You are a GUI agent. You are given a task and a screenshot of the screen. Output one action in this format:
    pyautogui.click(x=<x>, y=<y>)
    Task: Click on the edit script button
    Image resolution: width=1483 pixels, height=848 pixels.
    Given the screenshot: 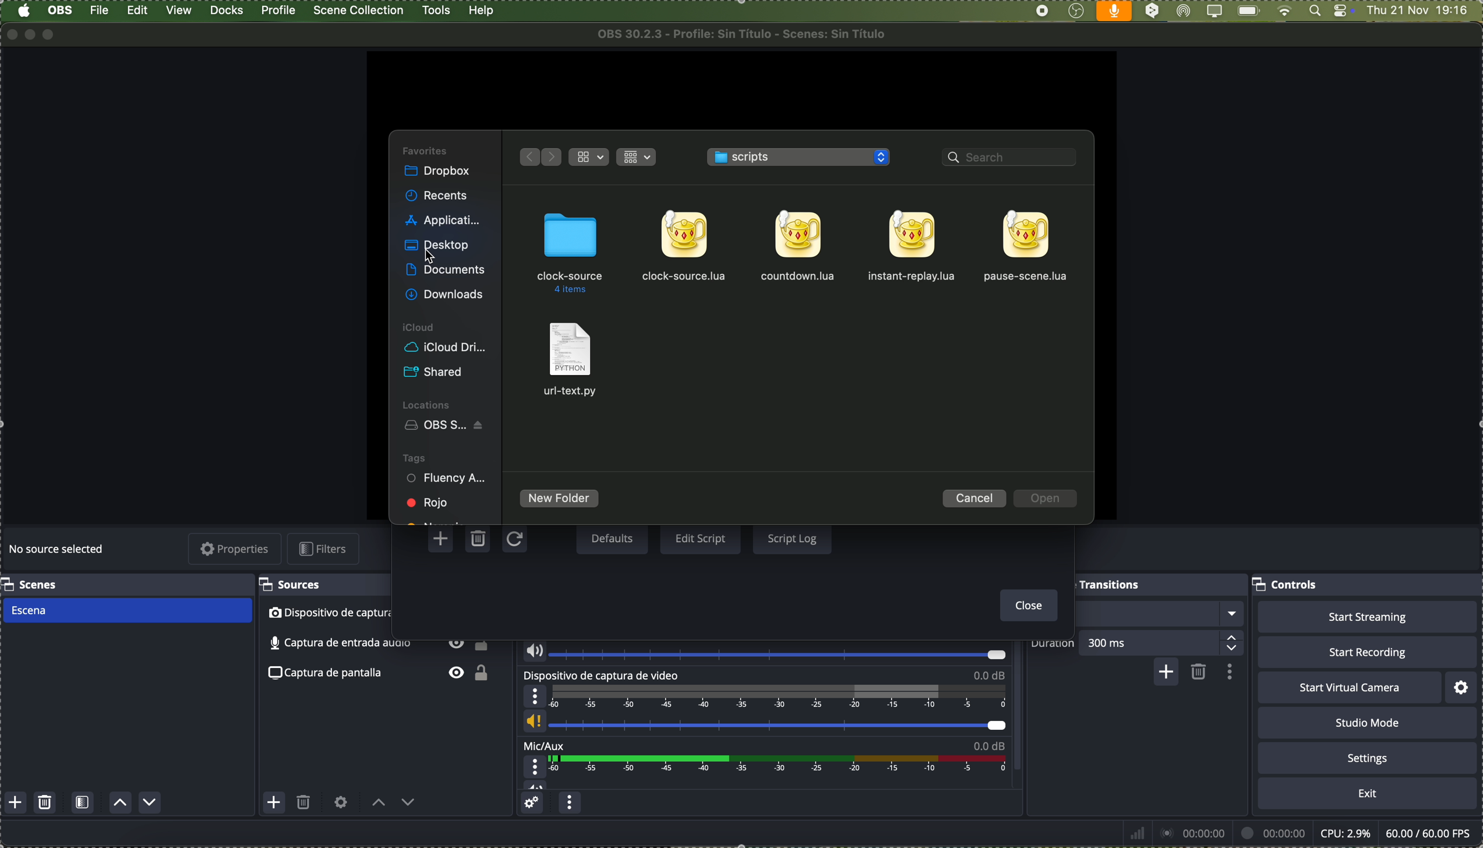 What is the action you would take?
    pyautogui.click(x=701, y=539)
    